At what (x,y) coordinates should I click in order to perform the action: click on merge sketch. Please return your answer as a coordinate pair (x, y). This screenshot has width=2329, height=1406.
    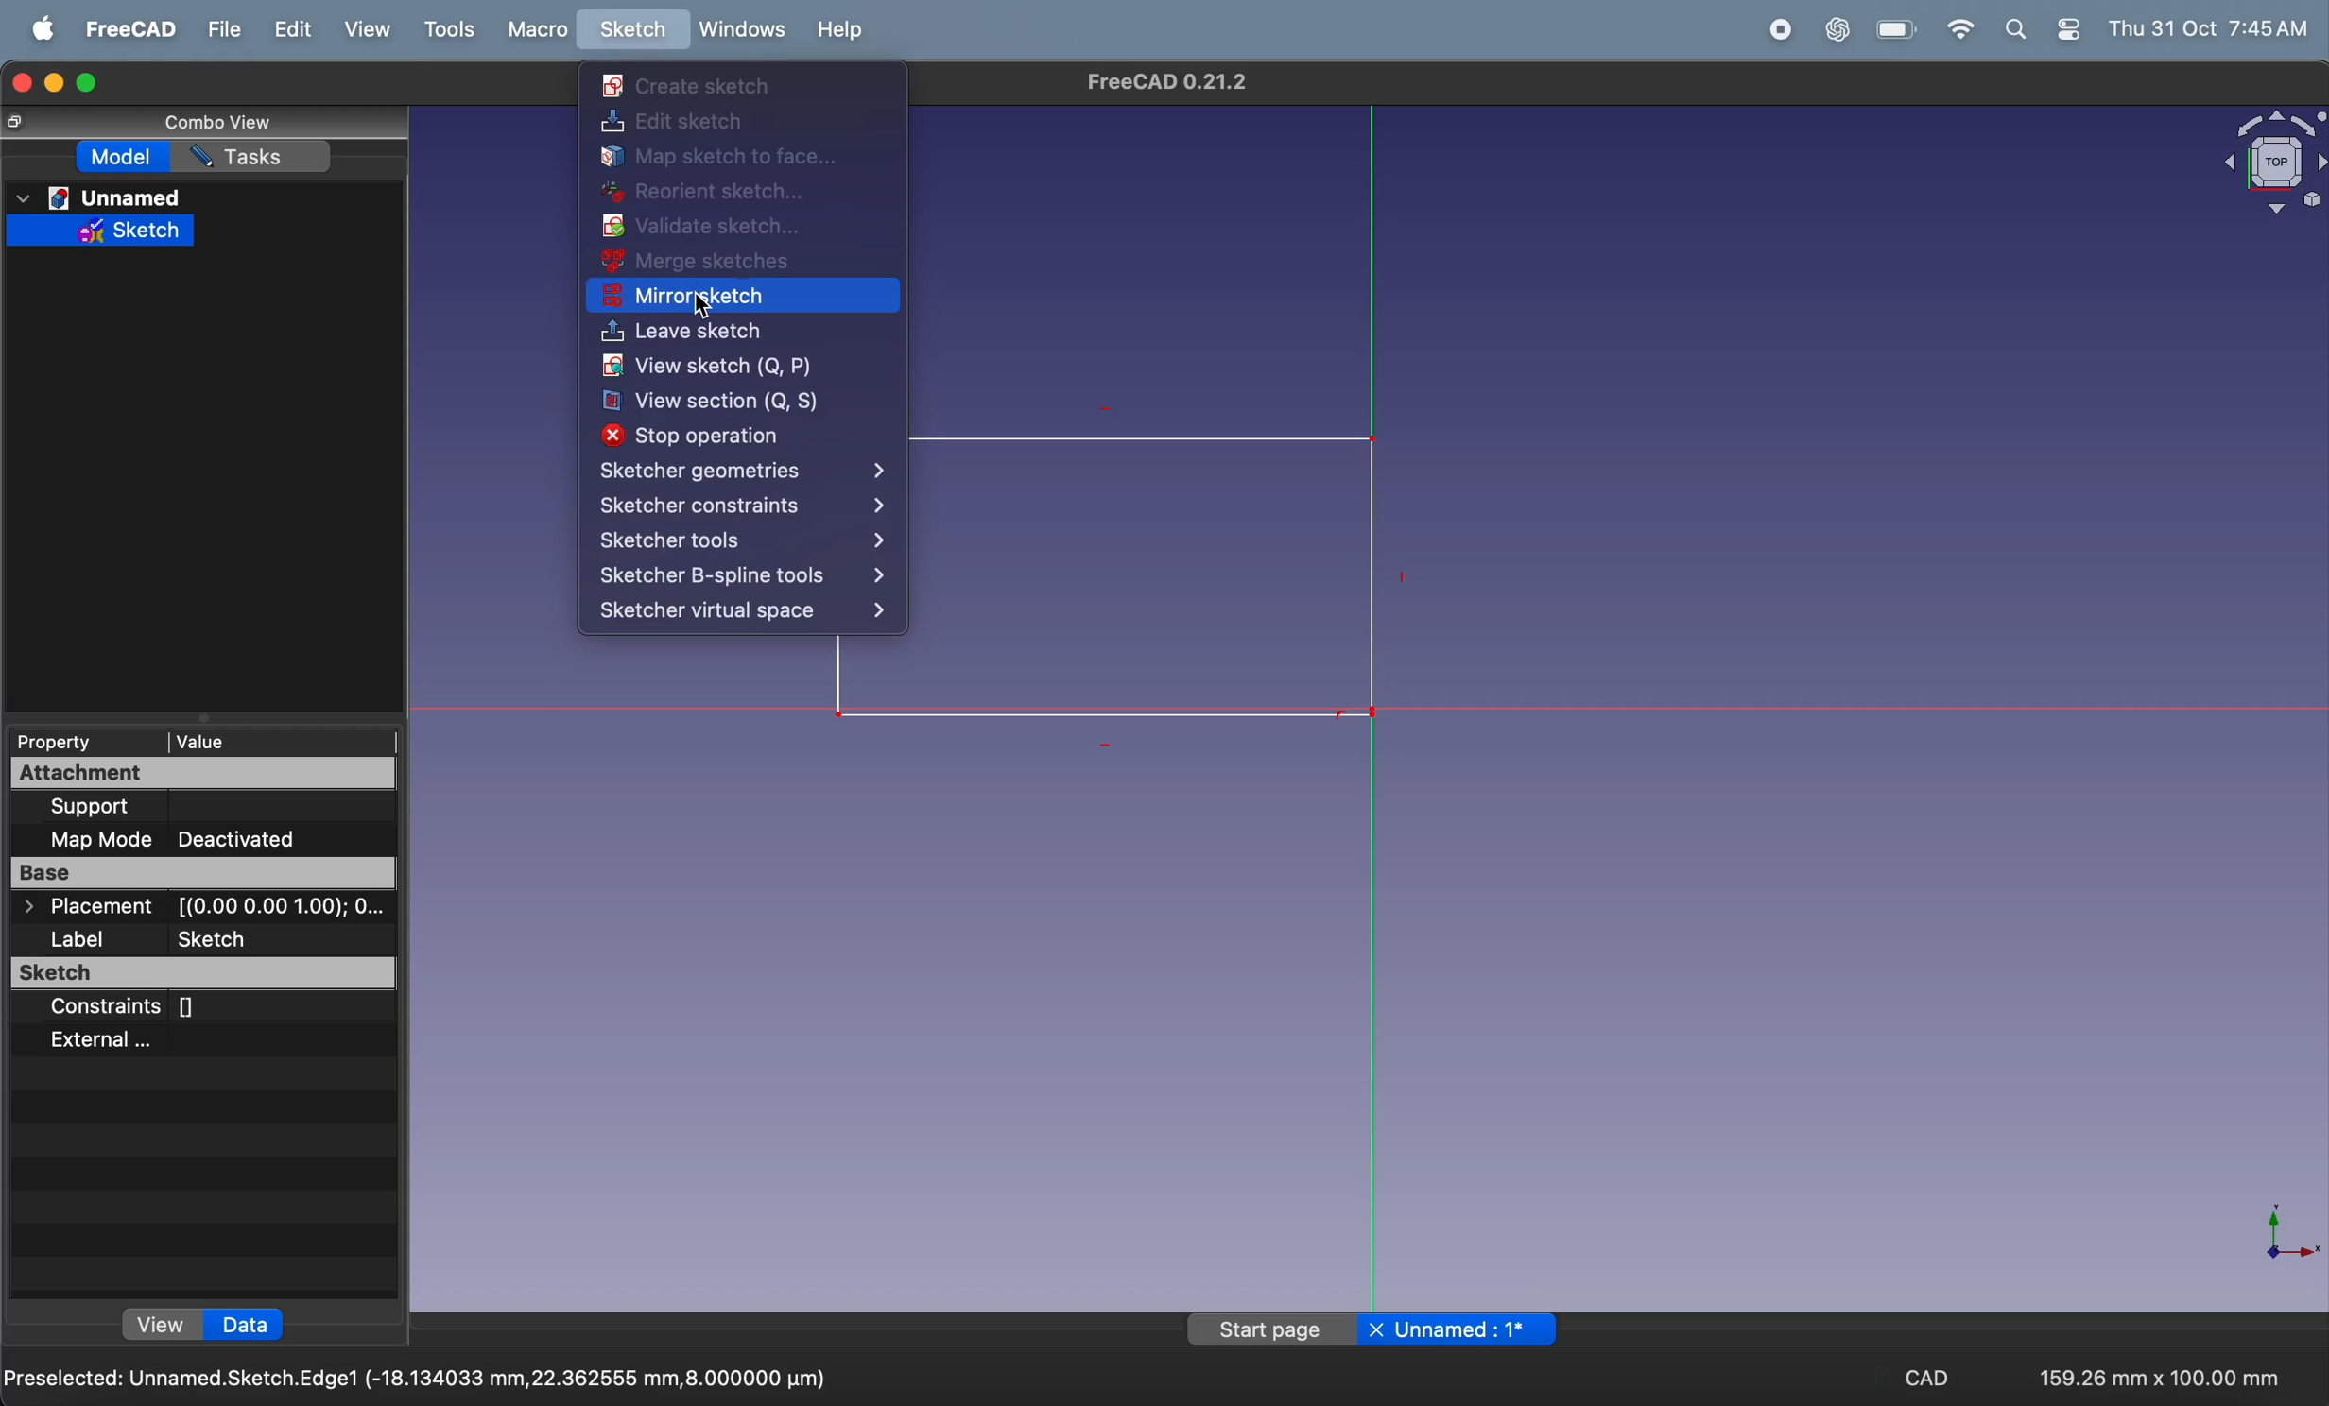
    Looking at the image, I should click on (718, 262).